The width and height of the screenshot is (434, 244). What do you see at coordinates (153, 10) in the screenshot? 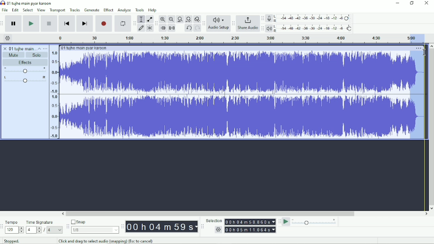
I see `Help` at bounding box center [153, 10].